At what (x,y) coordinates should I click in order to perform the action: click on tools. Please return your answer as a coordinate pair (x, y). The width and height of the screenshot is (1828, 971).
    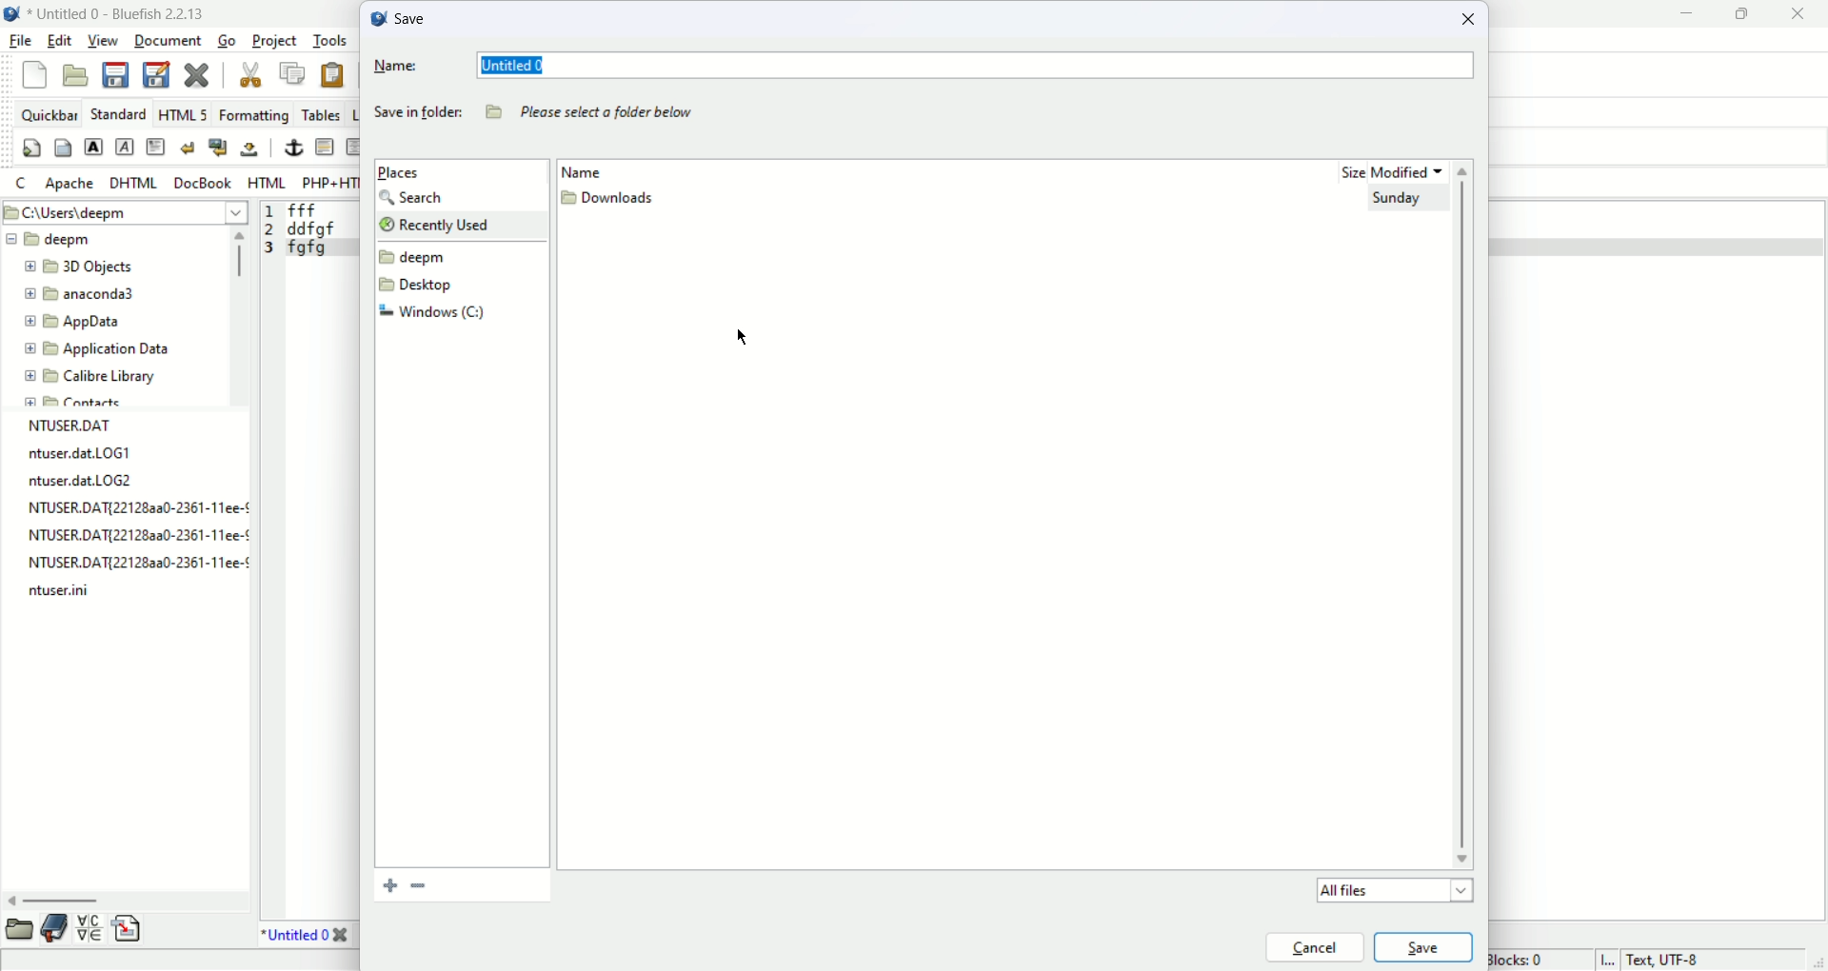
    Looking at the image, I should click on (328, 41).